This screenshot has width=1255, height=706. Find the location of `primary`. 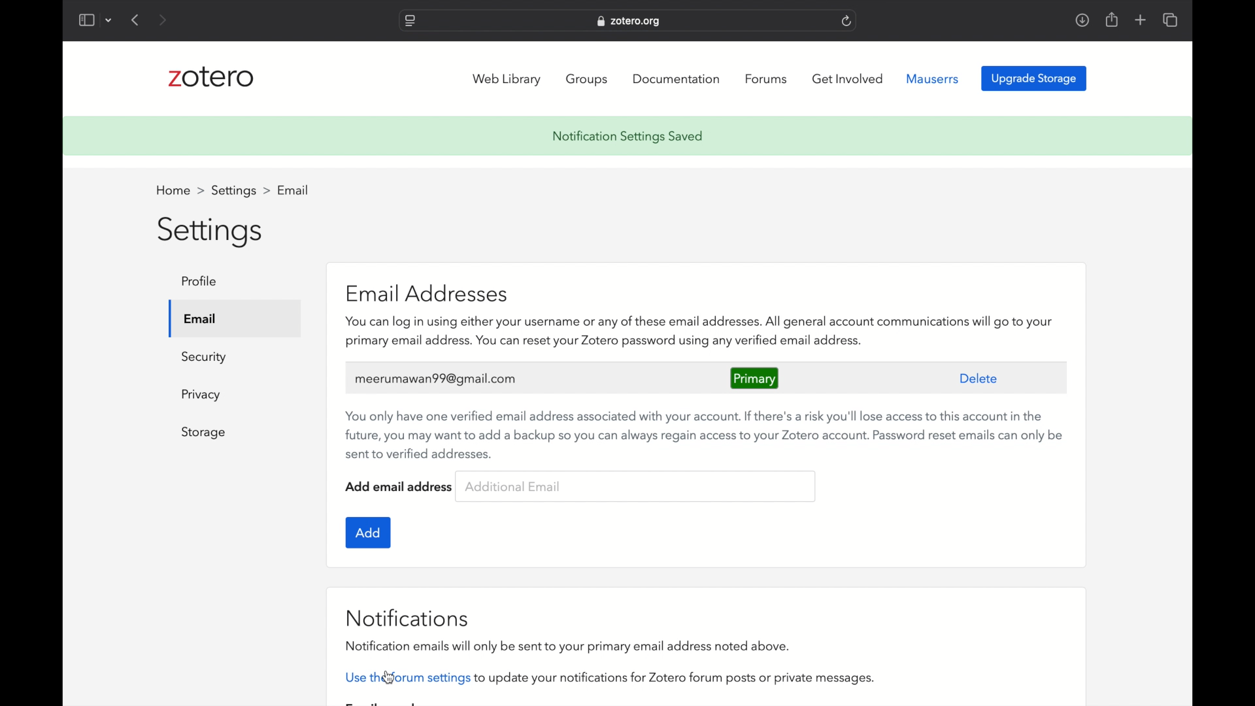

primary is located at coordinates (754, 377).